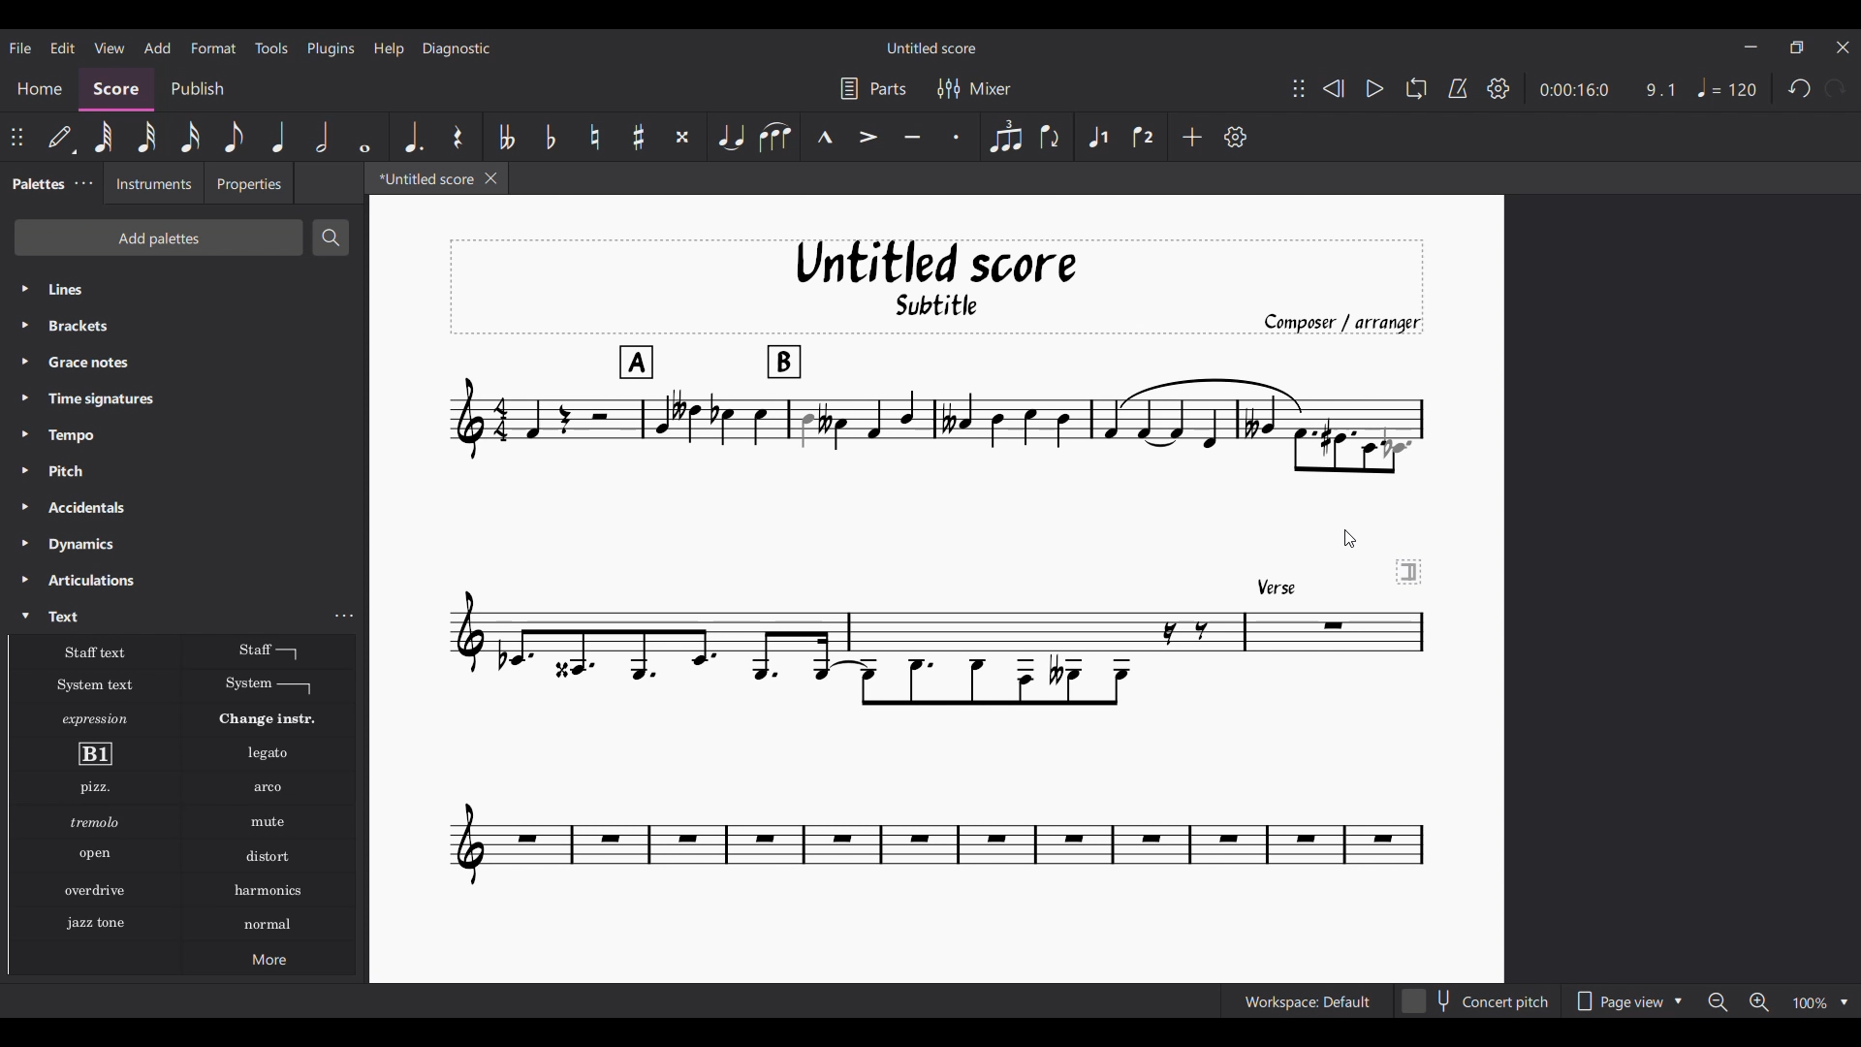 The height and width of the screenshot is (1047, 1861). I want to click on Staff text, so click(96, 650).